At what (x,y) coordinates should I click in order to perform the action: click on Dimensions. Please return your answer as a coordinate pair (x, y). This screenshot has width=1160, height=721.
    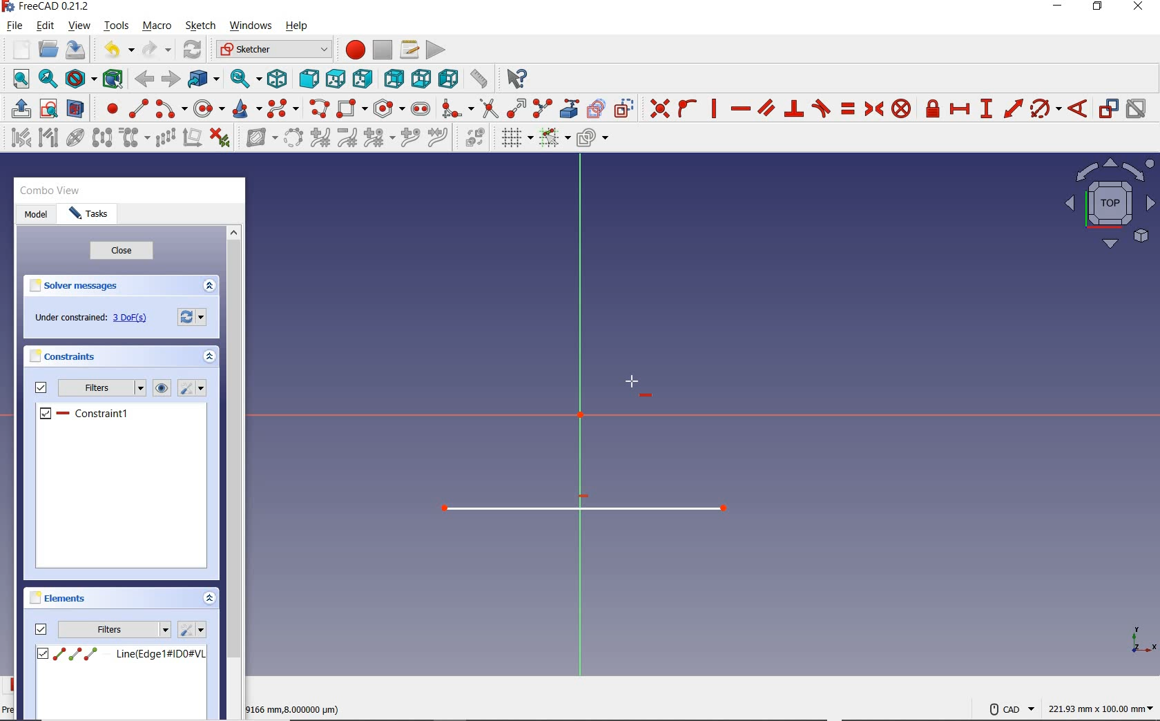
    Looking at the image, I should click on (1103, 709).